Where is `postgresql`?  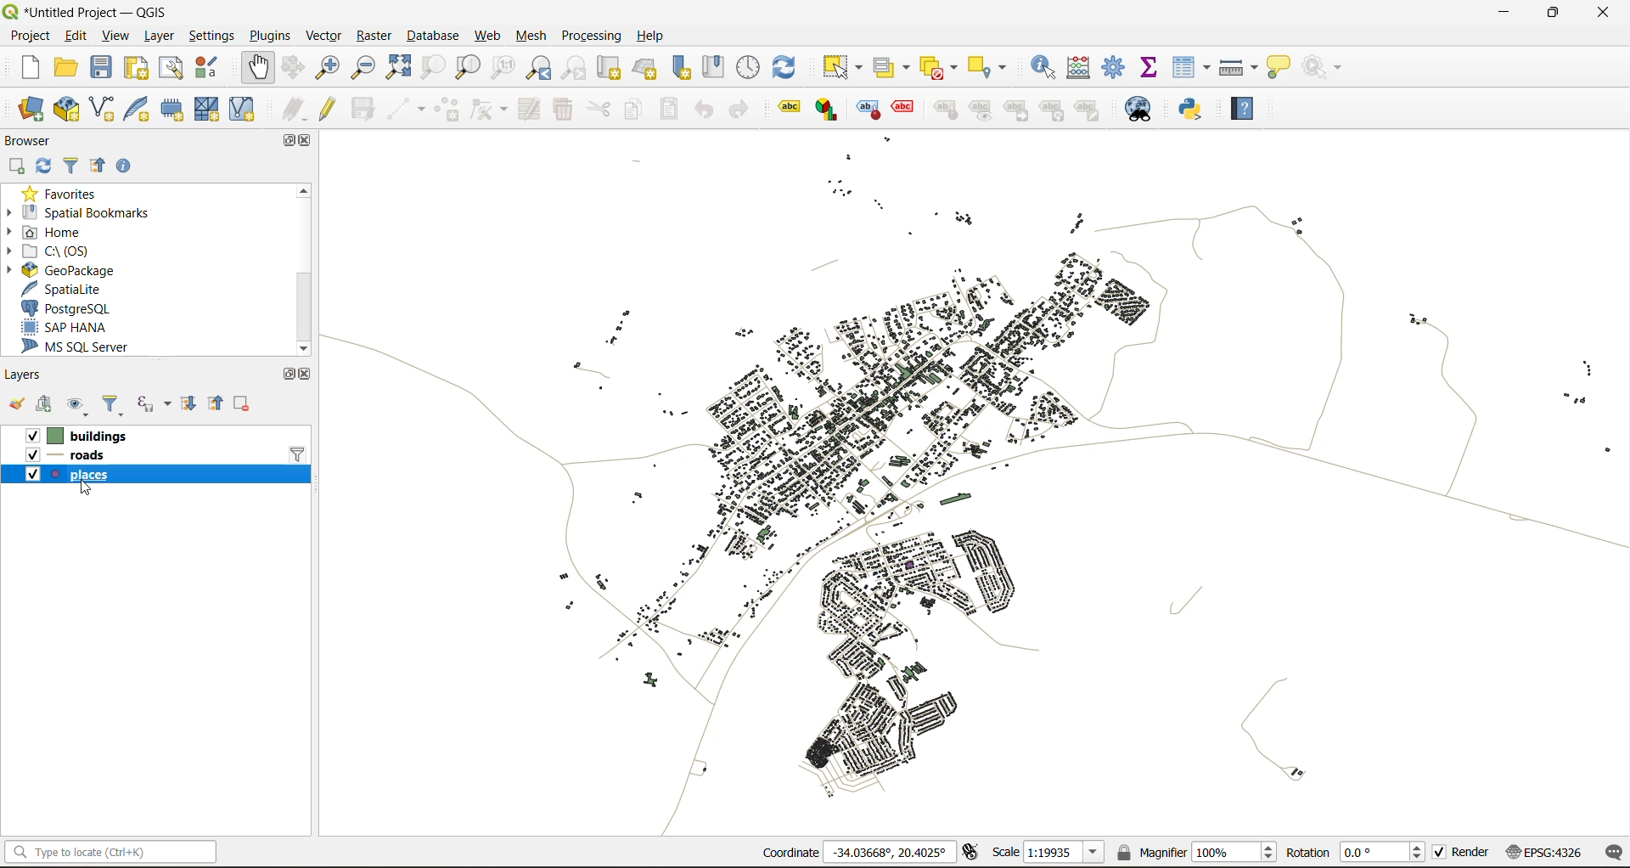
postgresql is located at coordinates (72, 309).